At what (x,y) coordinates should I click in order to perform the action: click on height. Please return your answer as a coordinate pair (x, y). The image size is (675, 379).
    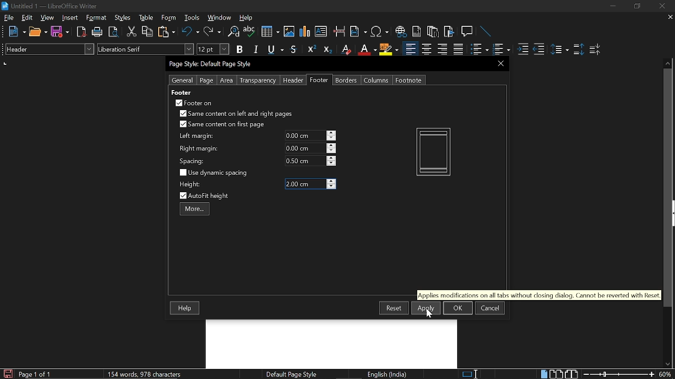
    Looking at the image, I should click on (191, 185).